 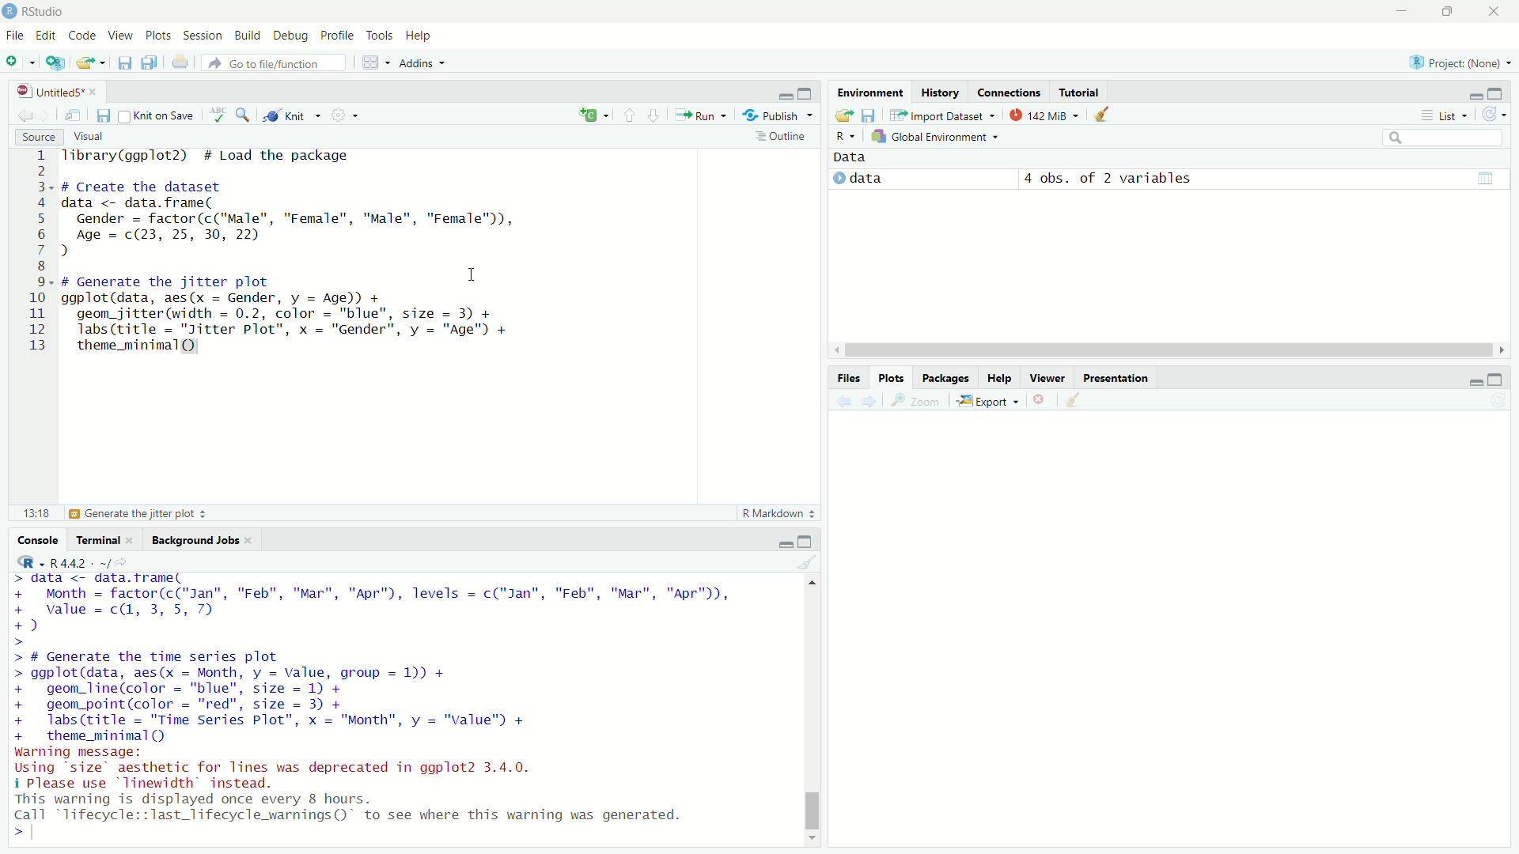 I want to click on environment, so click(x=871, y=92).